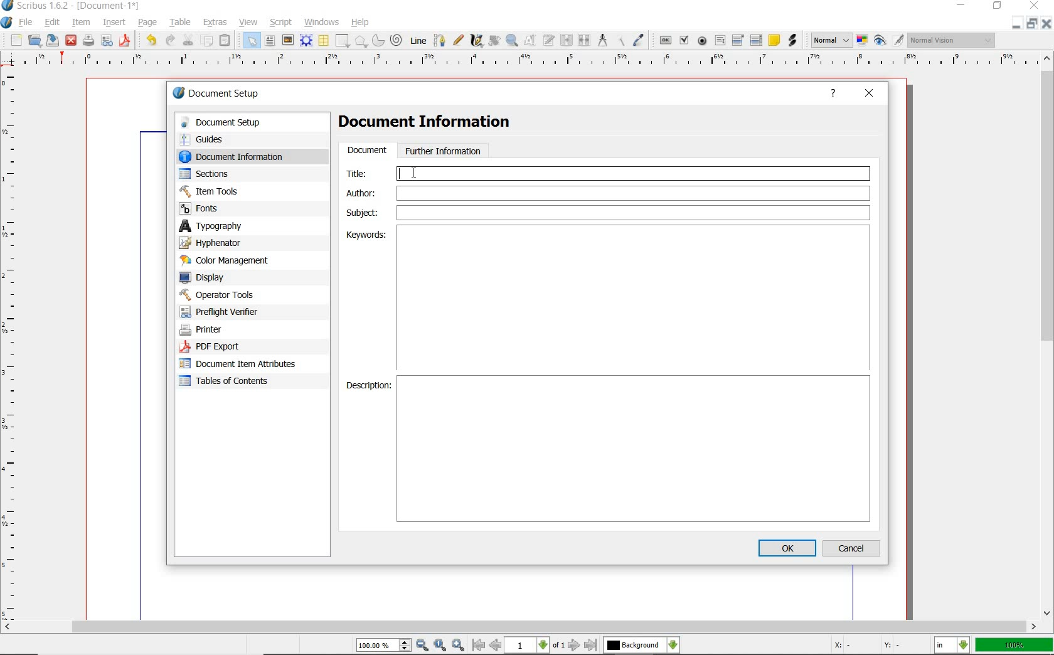  Describe the element at coordinates (853, 548) in the screenshot. I see `cancel` at that location.